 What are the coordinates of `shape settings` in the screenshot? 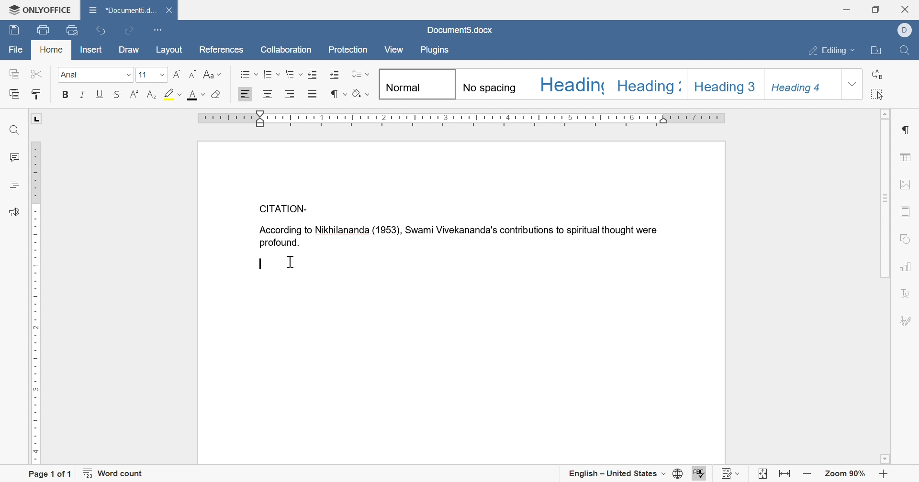 It's located at (908, 238).